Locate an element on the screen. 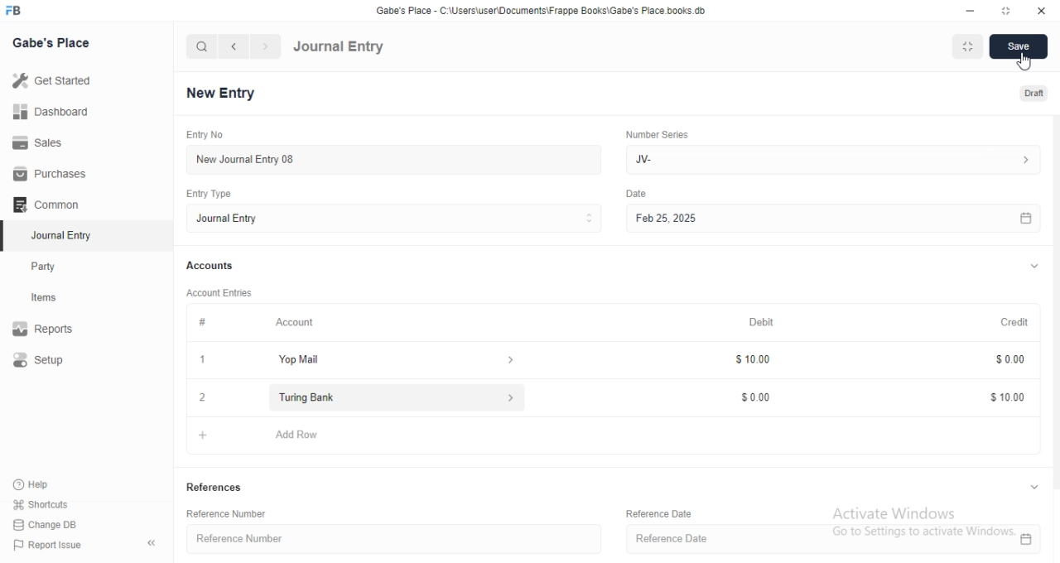 This screenshot has height=563, width=1060. Setup is located at coordinates (56, 361).